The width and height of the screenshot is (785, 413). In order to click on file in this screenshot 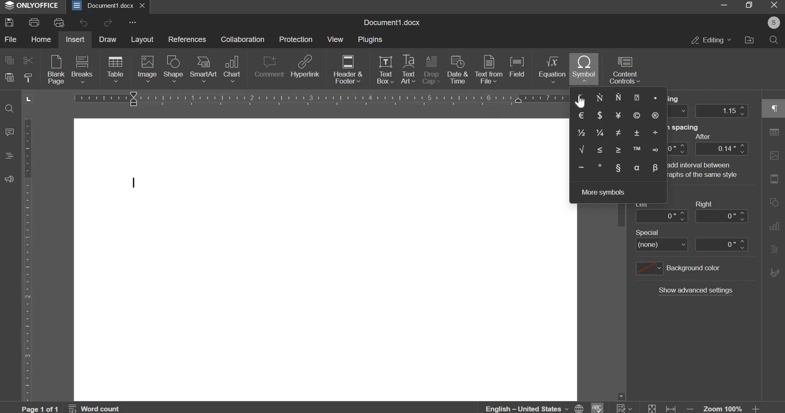, I will do `click(10, 38)`.